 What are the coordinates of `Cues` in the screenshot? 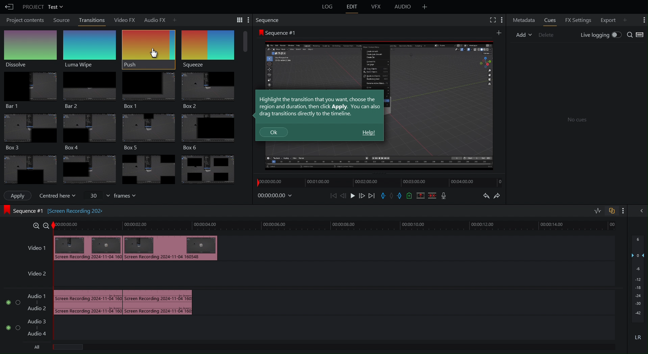 It's located at (550, 20).